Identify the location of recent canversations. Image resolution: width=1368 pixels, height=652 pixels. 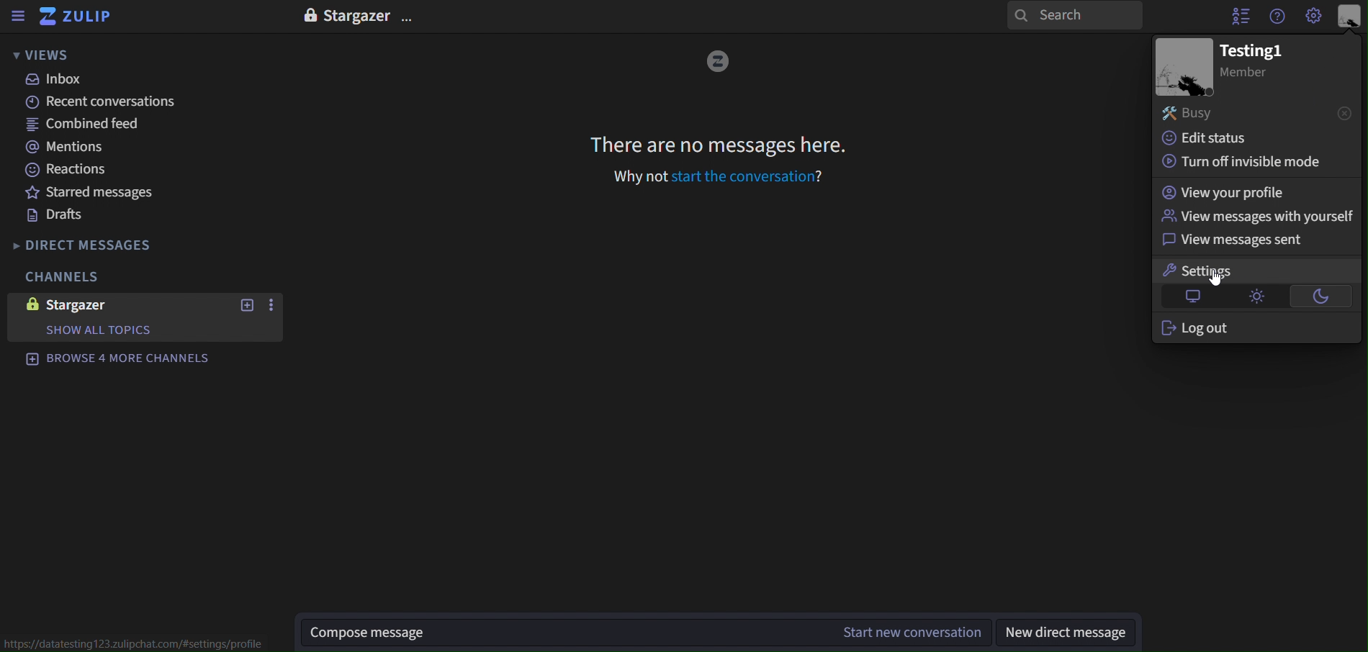
(102, 101).